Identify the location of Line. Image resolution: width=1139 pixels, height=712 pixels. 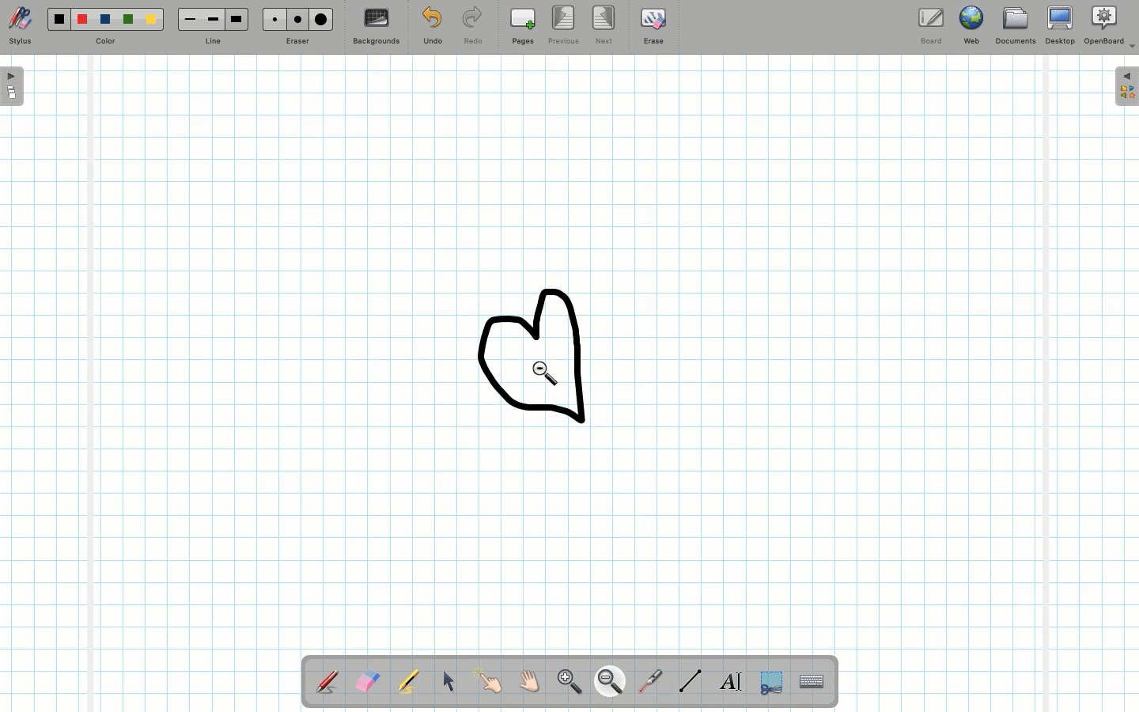
(212, 26).